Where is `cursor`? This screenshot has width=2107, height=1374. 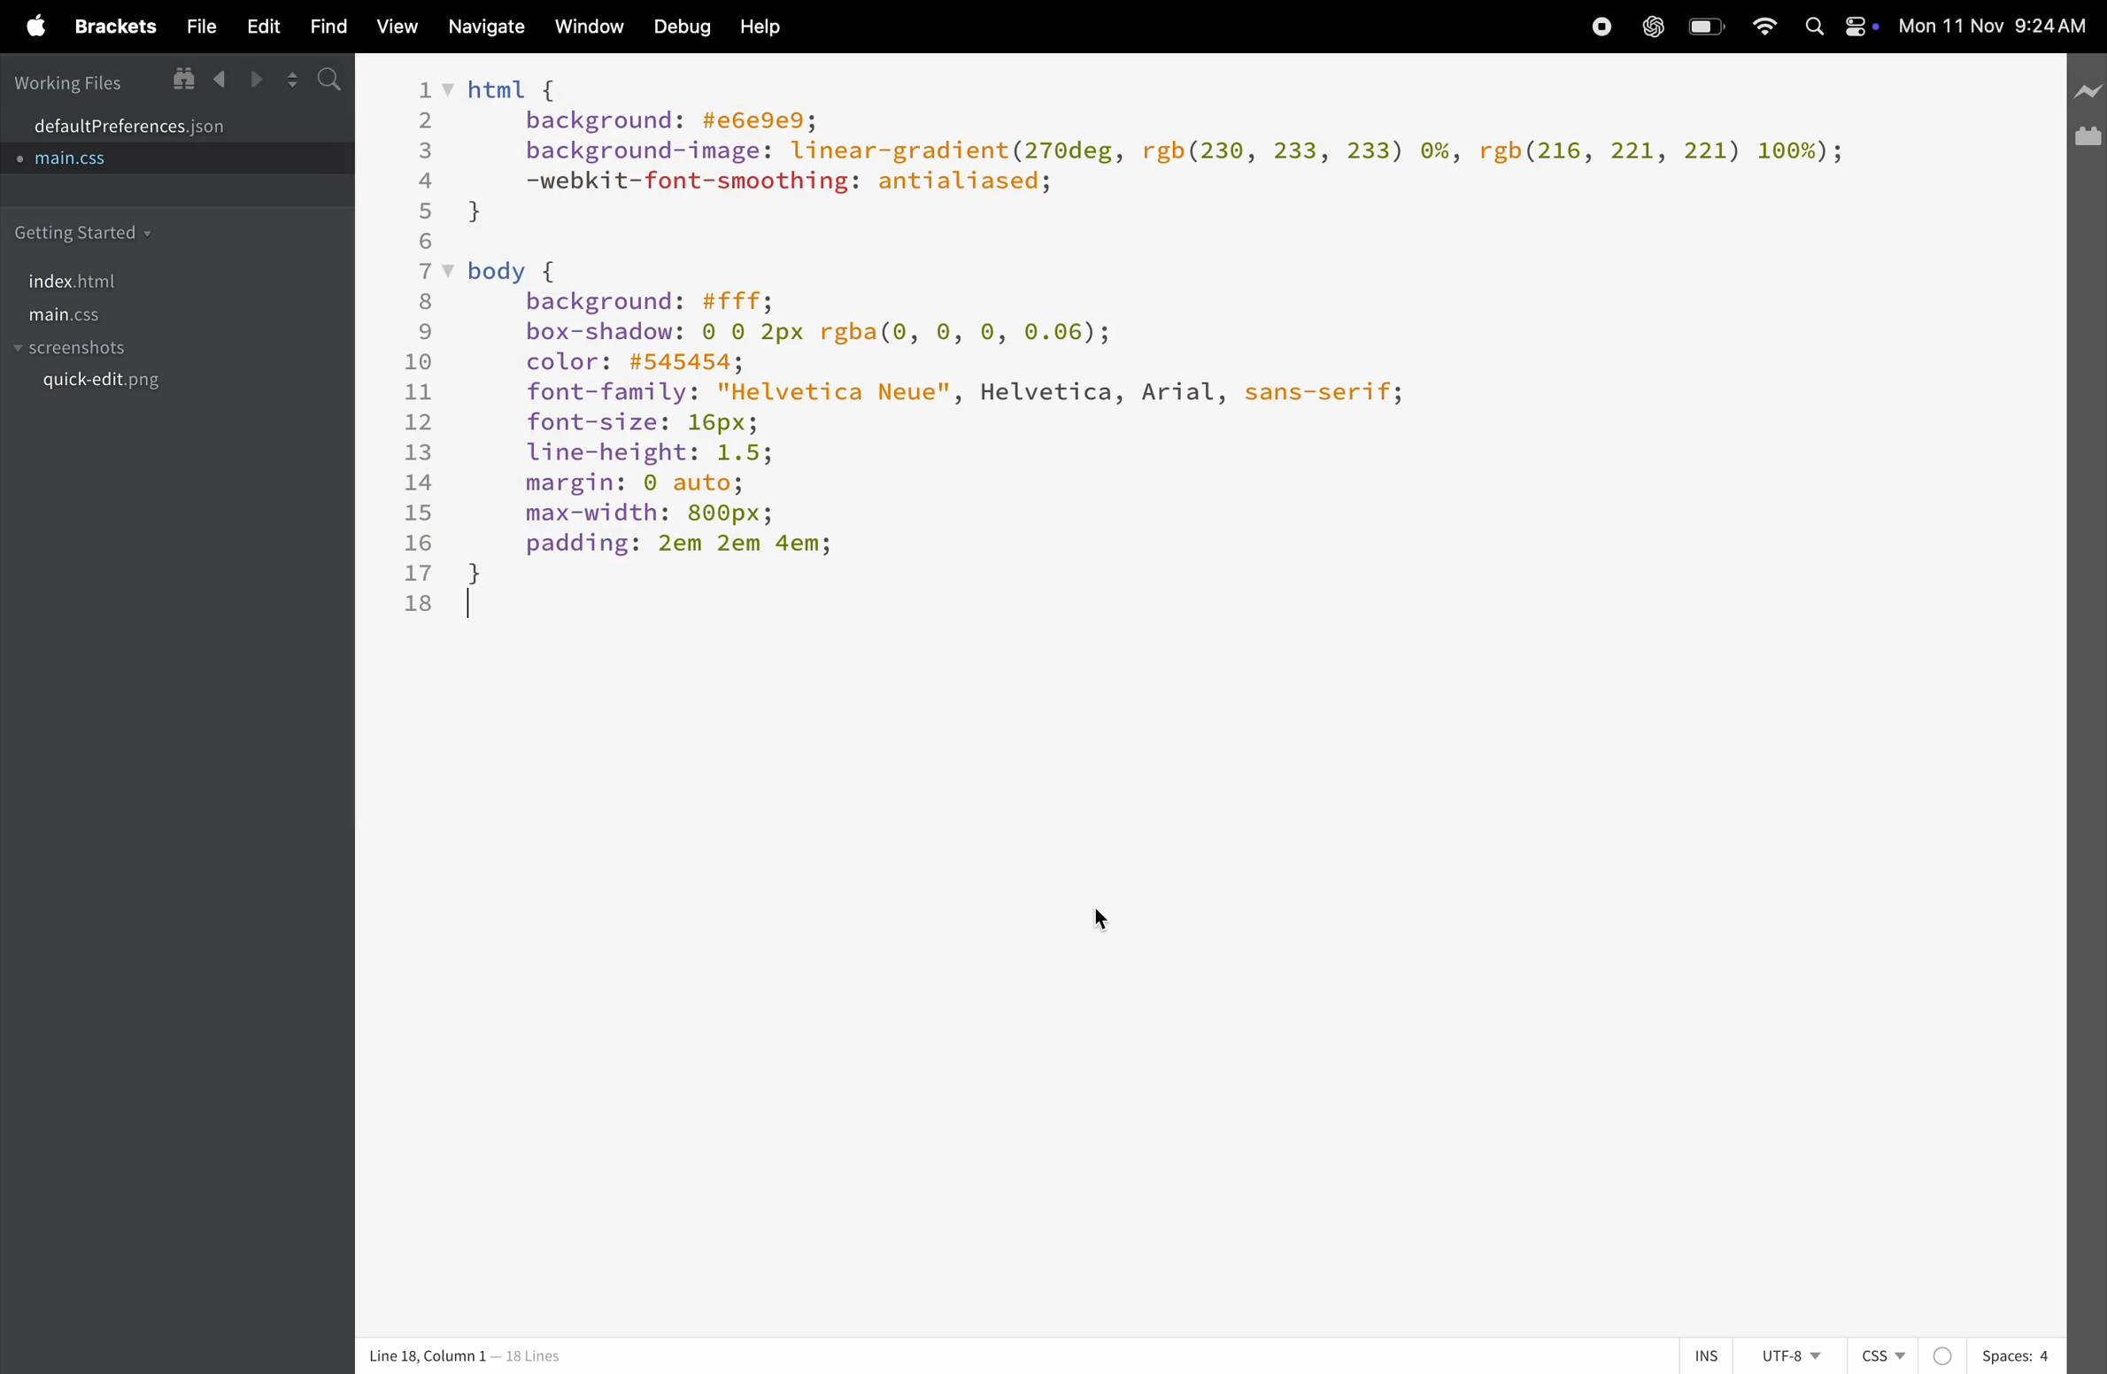
cursor is located at coordinates (1106, 915).